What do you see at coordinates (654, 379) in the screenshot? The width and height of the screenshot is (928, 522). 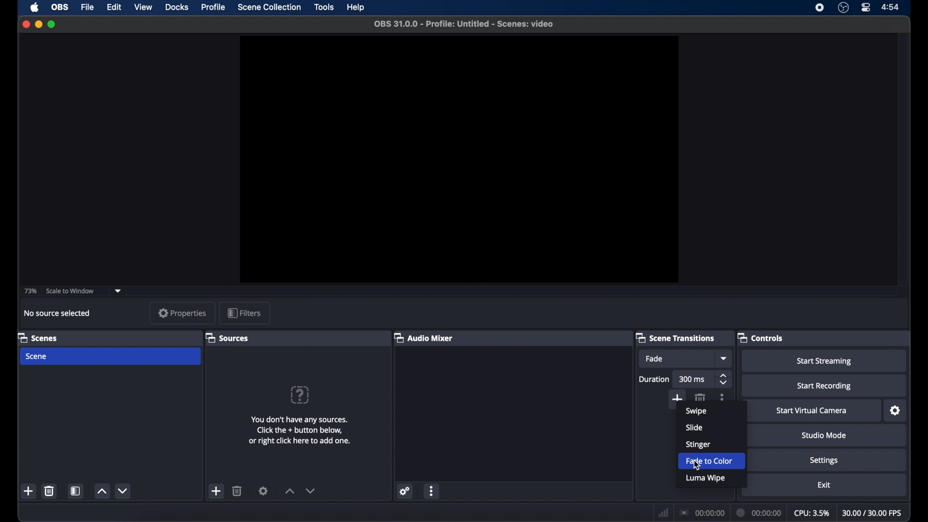 I see `duration` at bounding box center [654, 379].